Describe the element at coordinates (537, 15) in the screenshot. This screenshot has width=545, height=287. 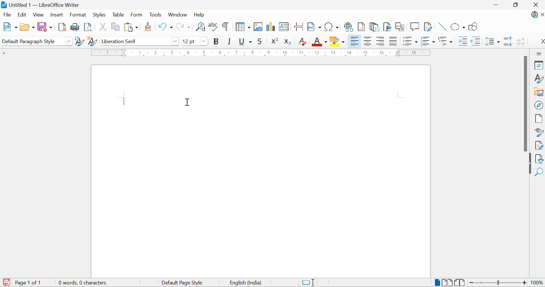
I see `LibreOffice Update Available` at that location.